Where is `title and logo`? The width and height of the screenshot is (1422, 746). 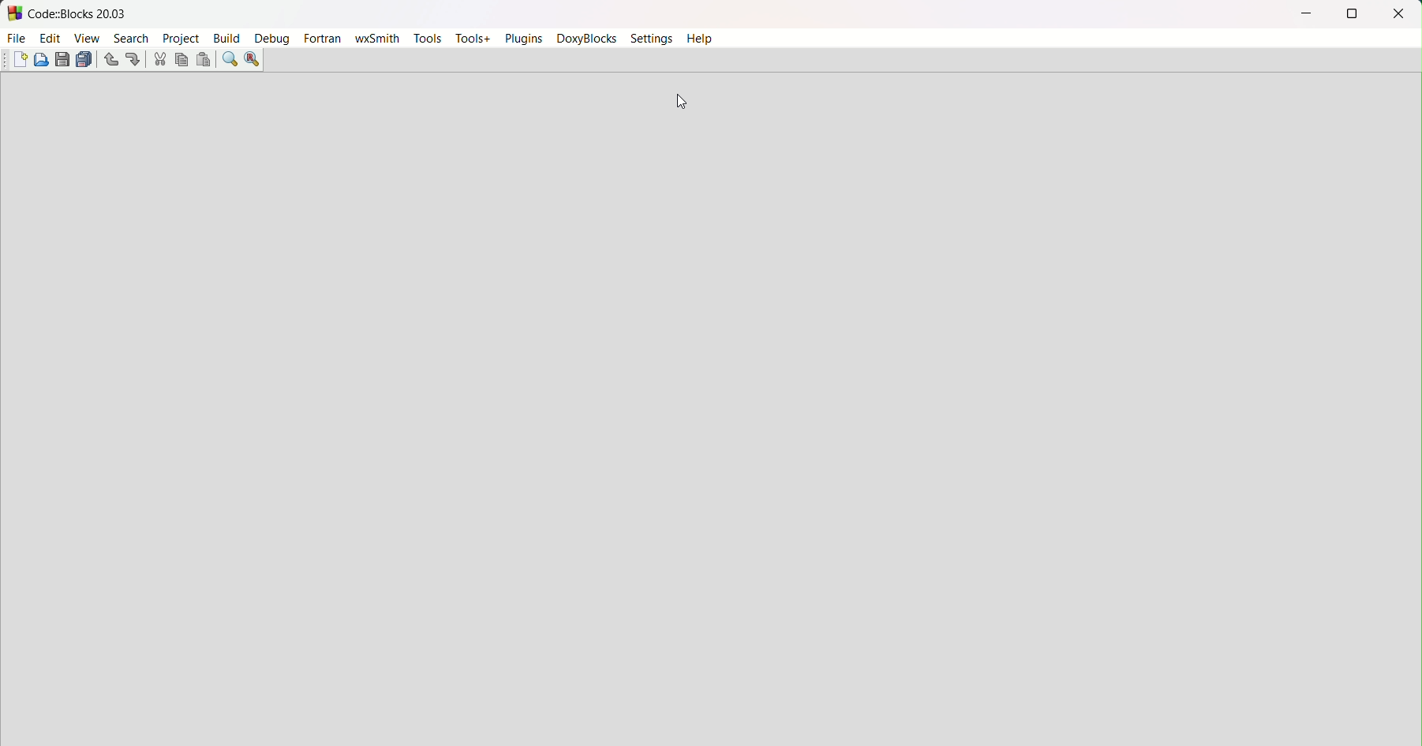
title and logo is located at coordinates (69, 13).